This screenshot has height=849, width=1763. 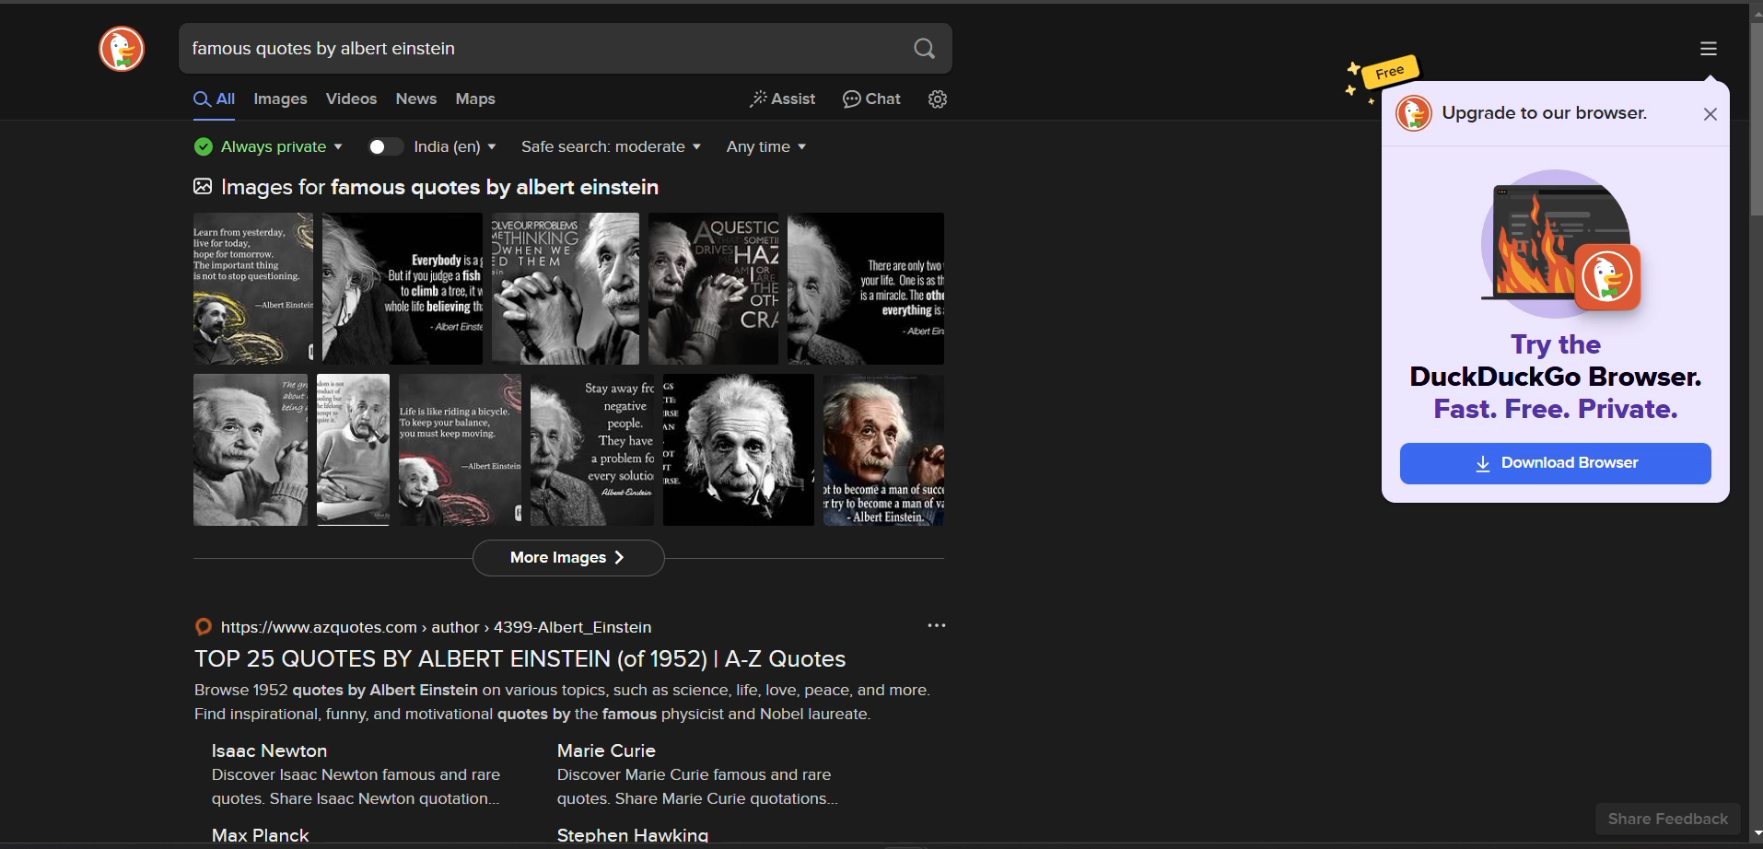 What do you see at coordinates (610, 148) in the screenshot?
I see `safe search filter` at bounding box center [610, 148].